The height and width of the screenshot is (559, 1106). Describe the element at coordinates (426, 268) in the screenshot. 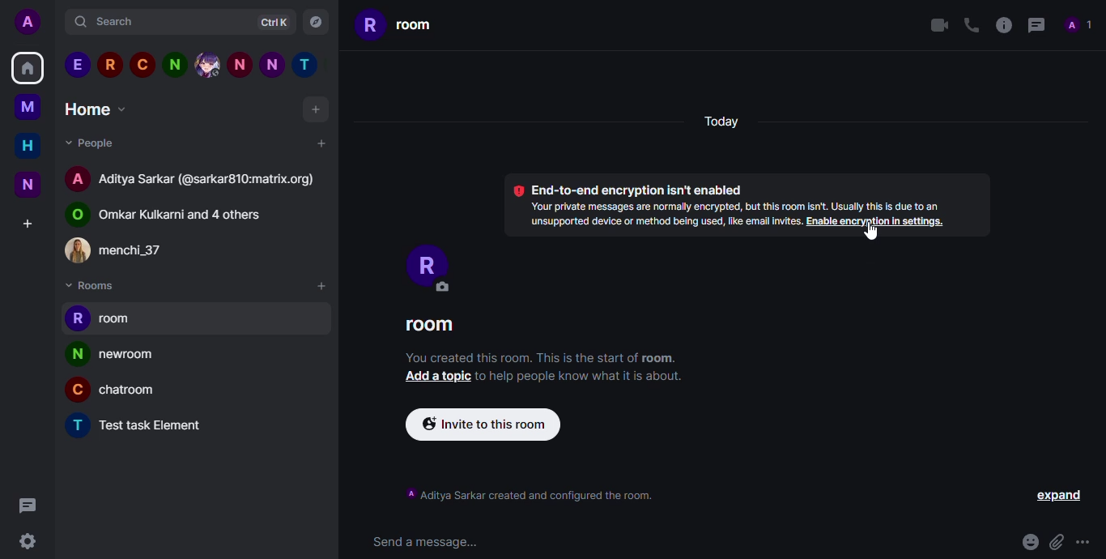

I see `profile pic` at that location.